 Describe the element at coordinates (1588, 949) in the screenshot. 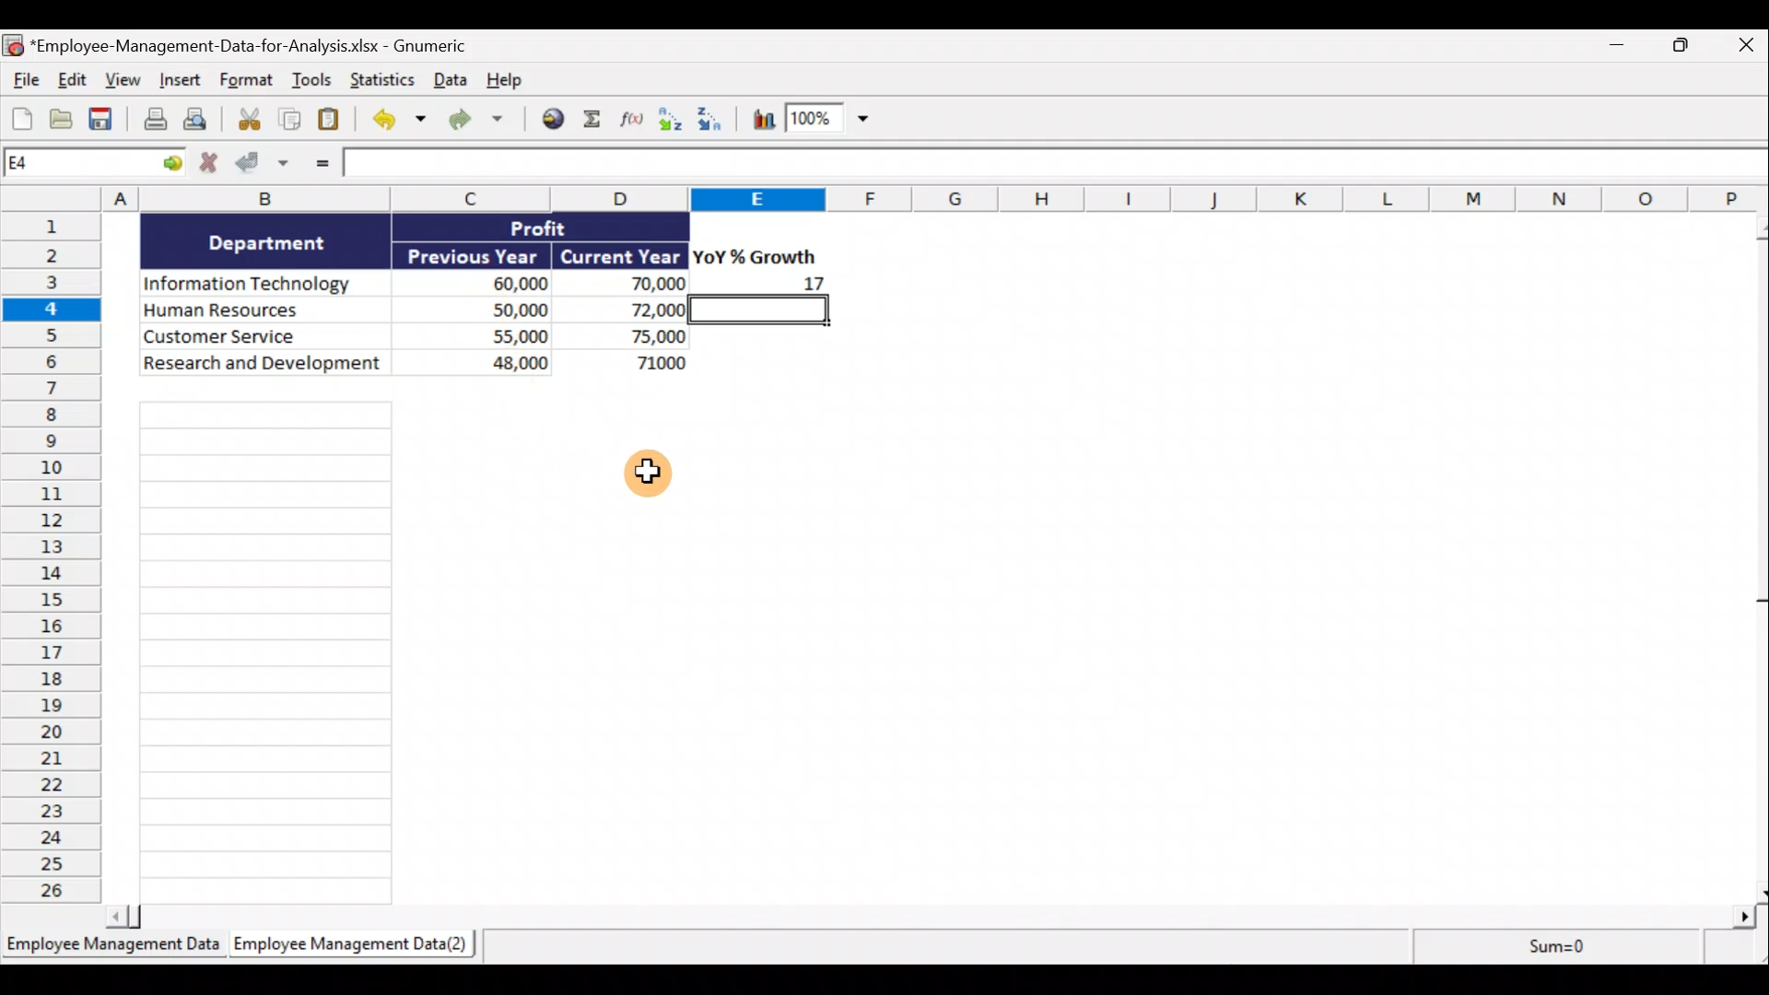

I see `sum=0` at that location.